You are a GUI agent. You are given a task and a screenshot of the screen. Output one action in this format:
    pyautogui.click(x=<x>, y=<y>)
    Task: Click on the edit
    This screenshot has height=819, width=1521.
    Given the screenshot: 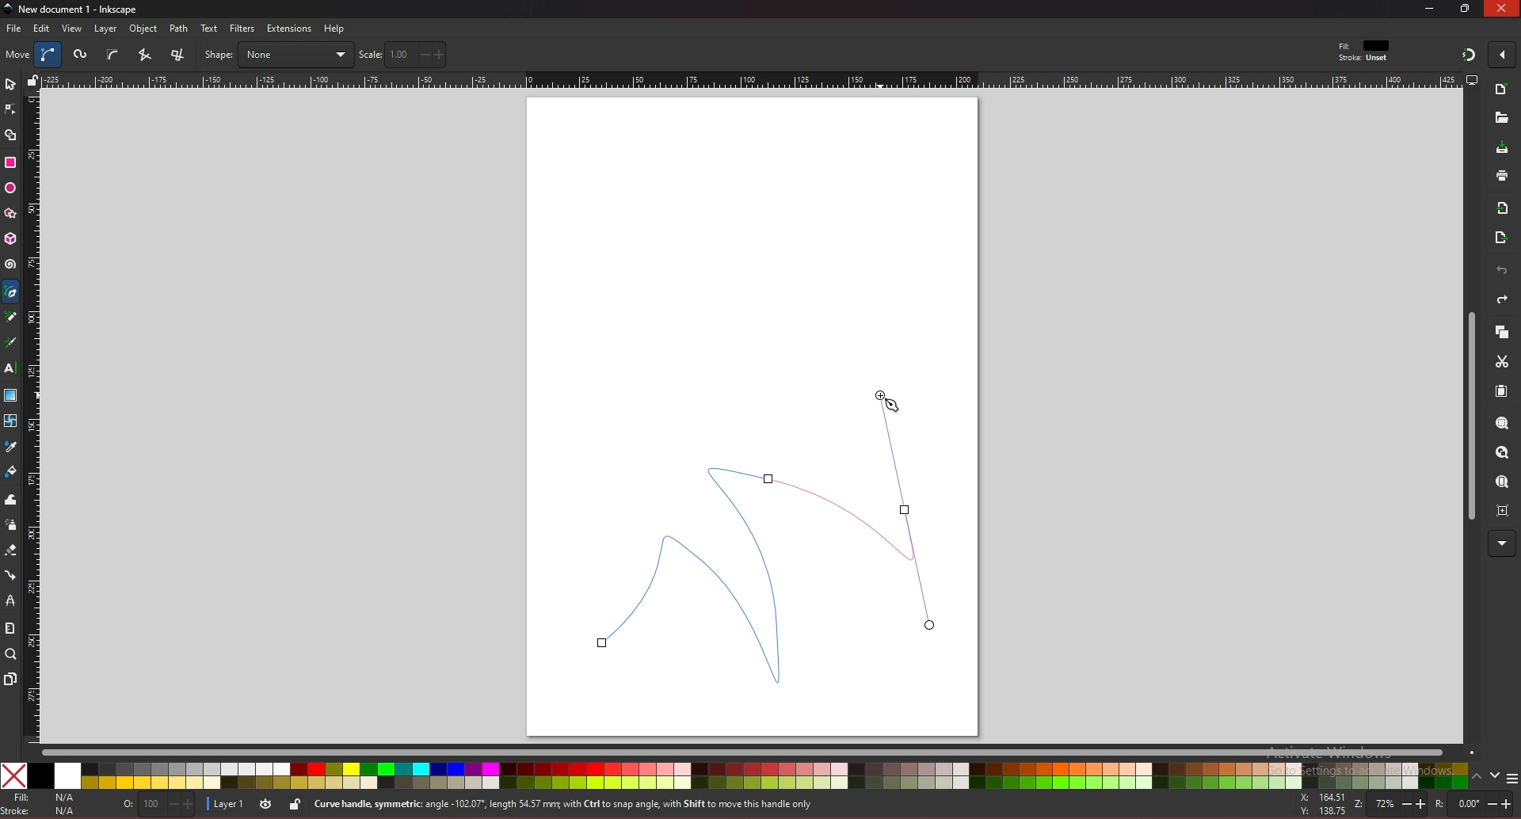 What is the action you would take?
    pyautogui.click(x=43, y=28)
    